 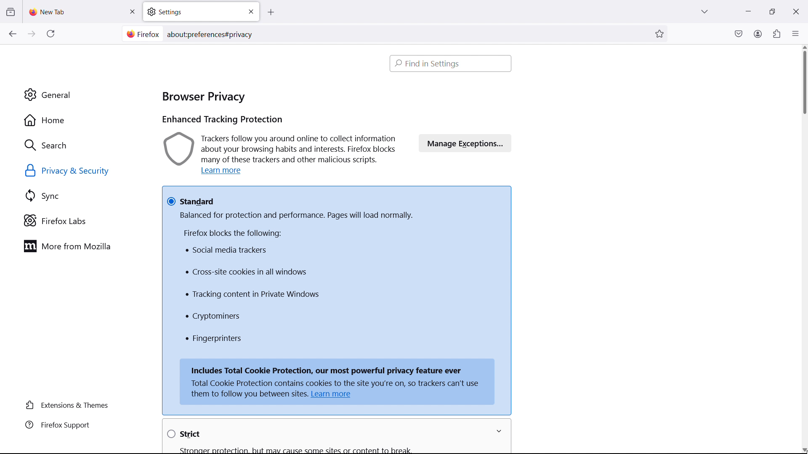 What do you see at coordinates (224, 172) in the screenshot?
I see `learn more about tracking protection` at bounding box center [224, 172].